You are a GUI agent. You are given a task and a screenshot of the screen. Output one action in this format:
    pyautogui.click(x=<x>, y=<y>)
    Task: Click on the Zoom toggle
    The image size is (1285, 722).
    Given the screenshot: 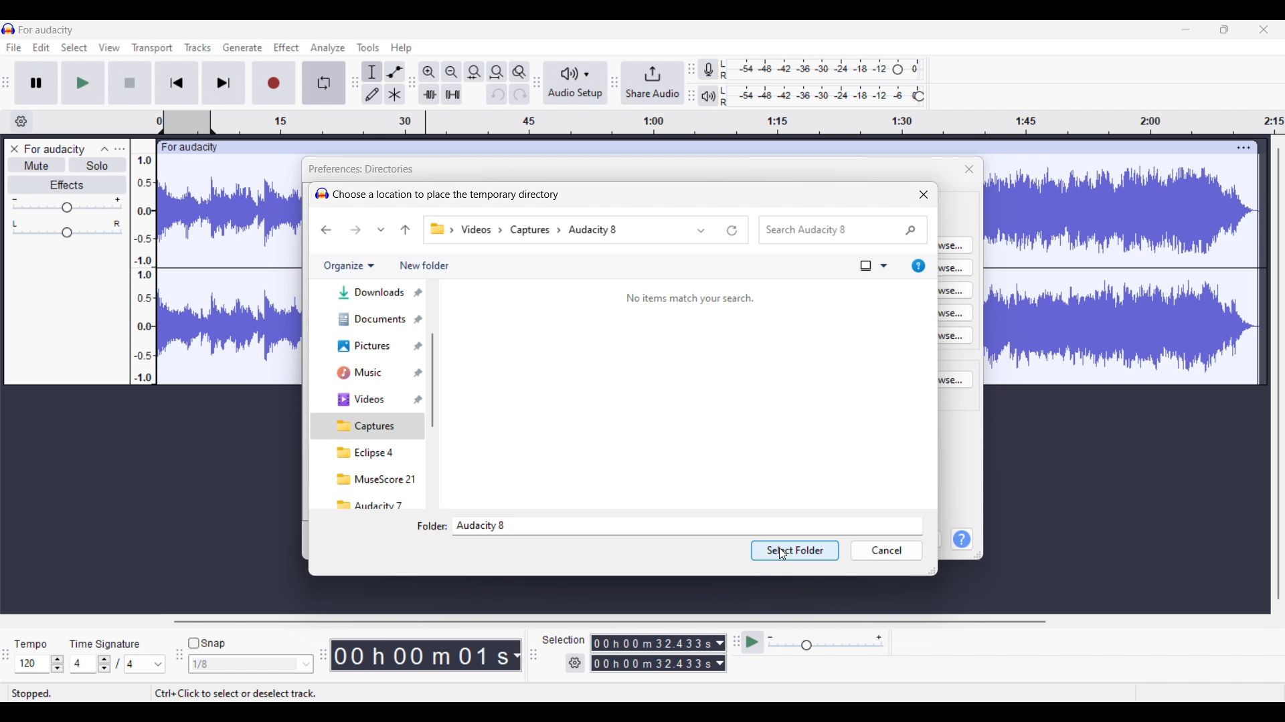 What is the action you would take?
    pyautogui.click(x=519, y=72)
    